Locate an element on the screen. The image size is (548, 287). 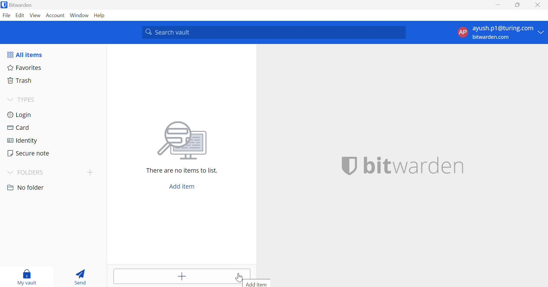
Add folder is located at coordinates (89, 172).